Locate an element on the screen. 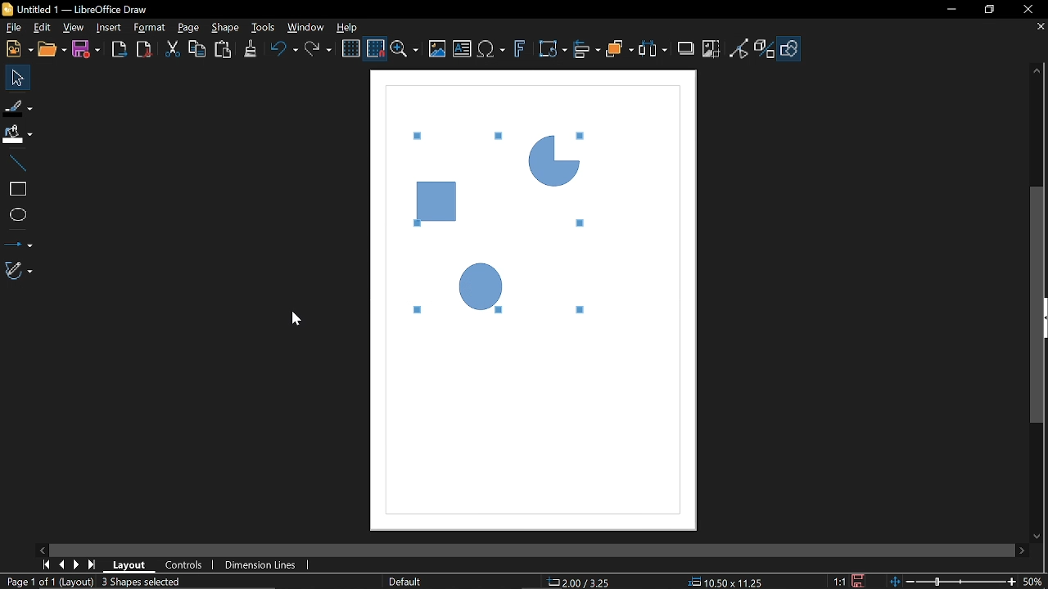 This screenshot has width=1048, height=589. Move left is located at coordinates (43, 550).